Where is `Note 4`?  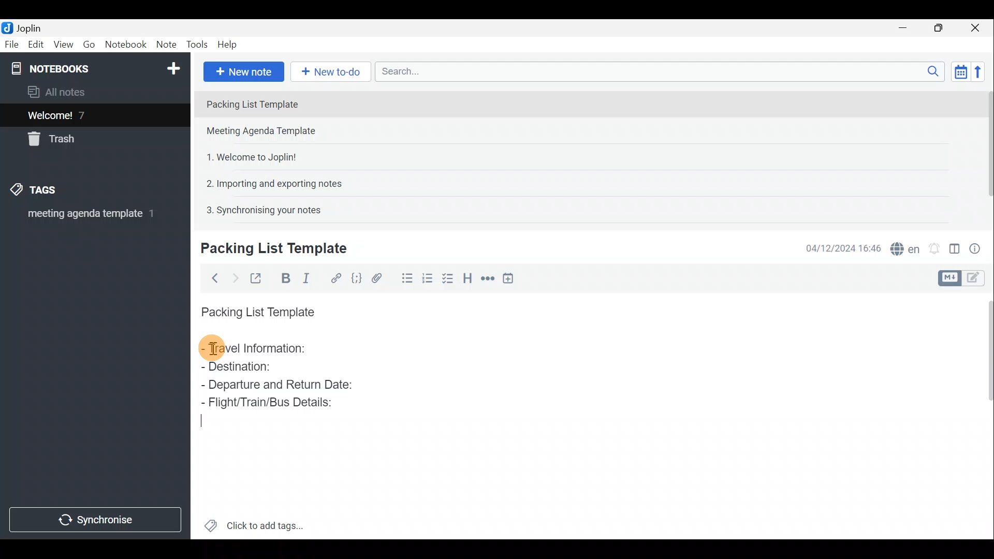
Note 4 is located at coordinates (269, 182).